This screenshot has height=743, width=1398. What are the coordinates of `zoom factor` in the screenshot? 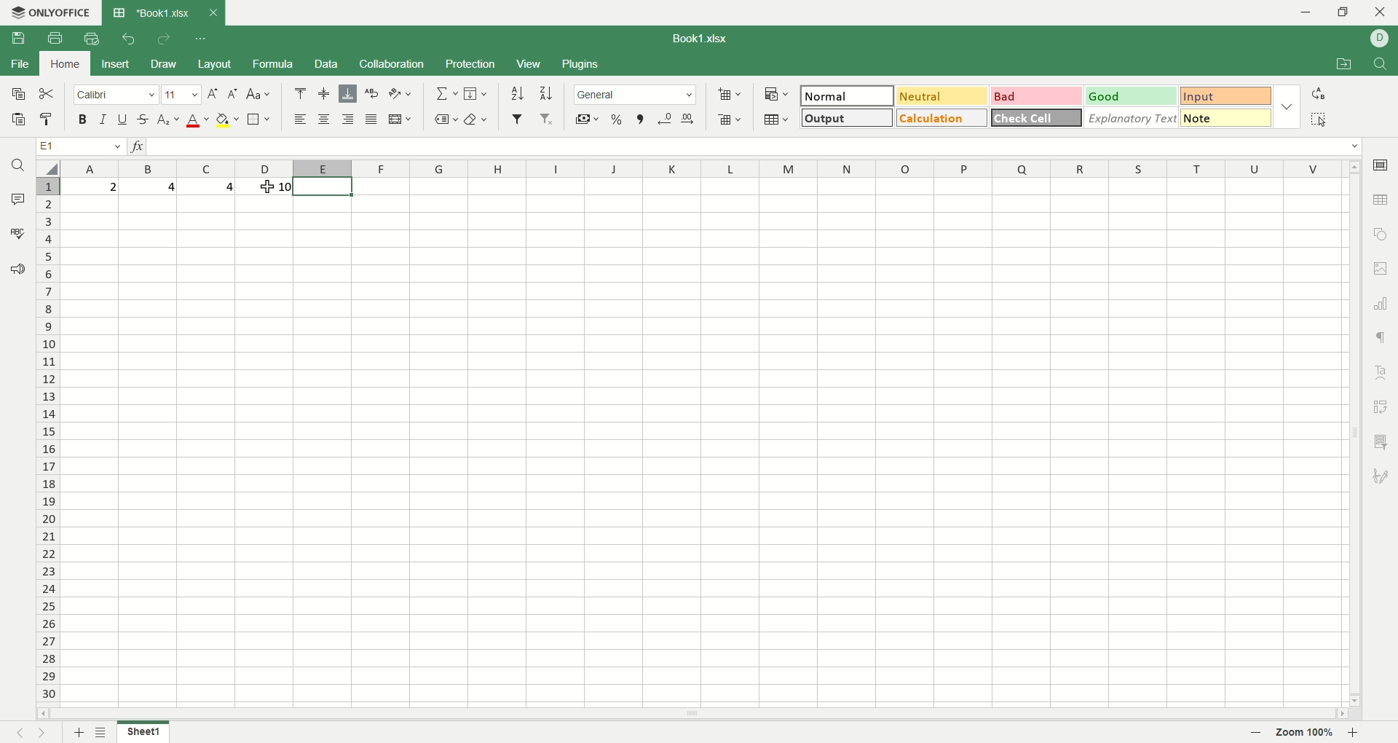 It's located at (1307, 733).